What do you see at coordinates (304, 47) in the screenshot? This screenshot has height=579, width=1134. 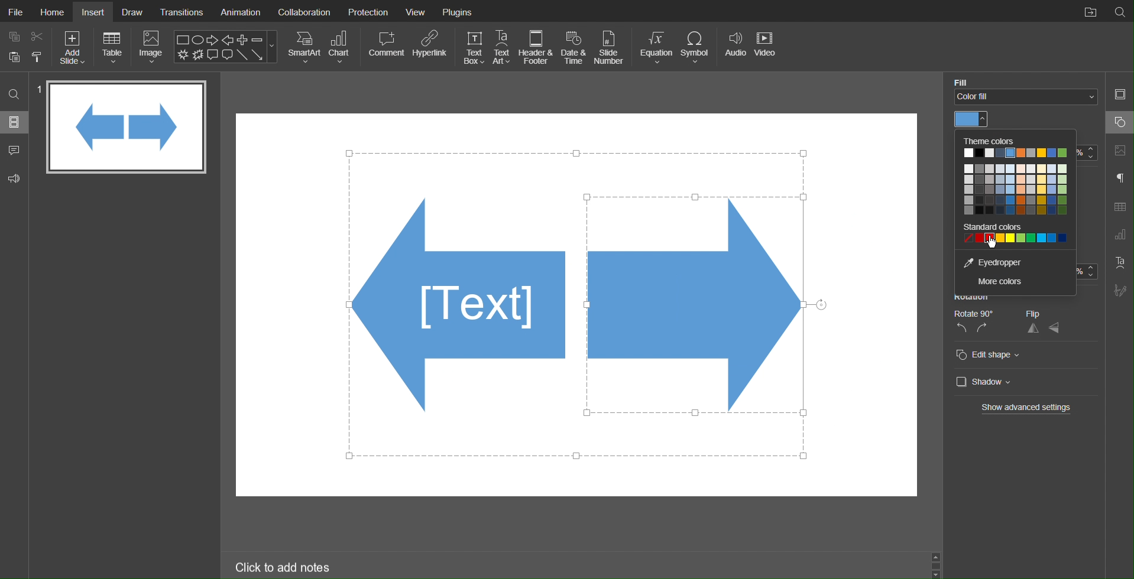 I see `SmartArt` at bounding box center [304, 47].